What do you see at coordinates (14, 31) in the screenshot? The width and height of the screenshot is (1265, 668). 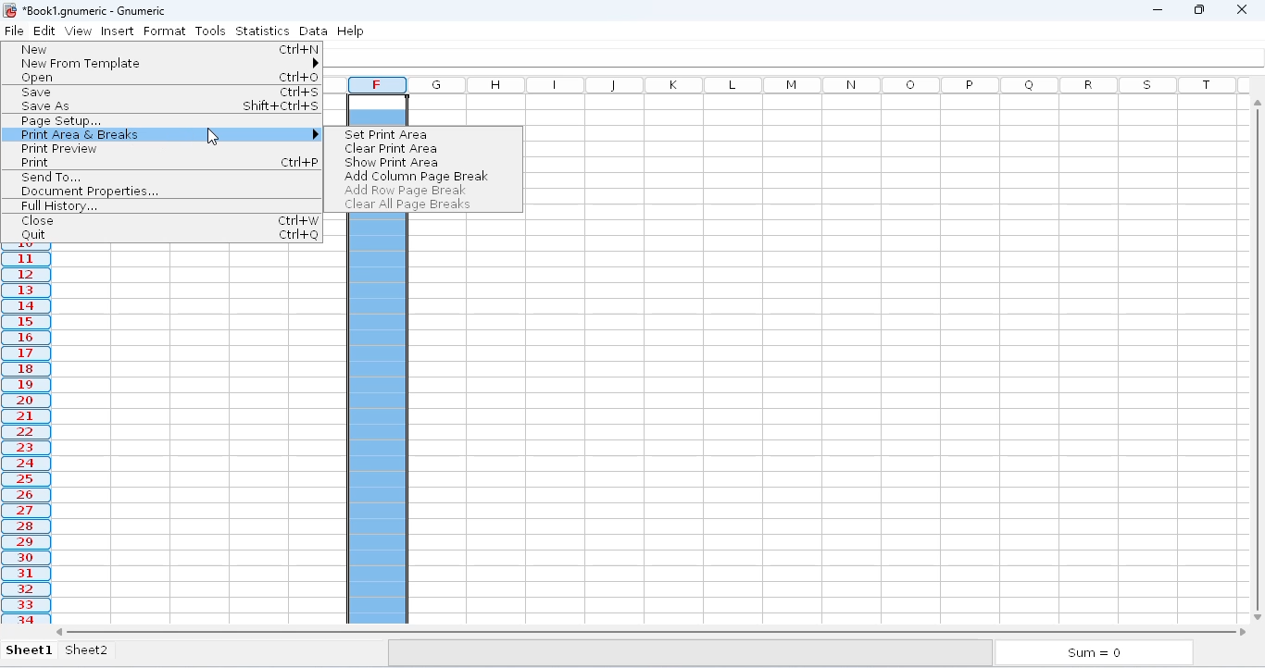 I see `file` at bounding box center [14, 31].